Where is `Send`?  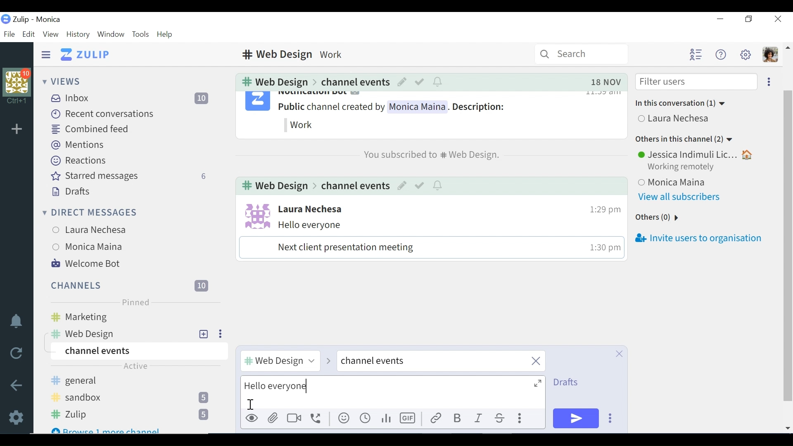
Send is located at coordinates (576, 418).